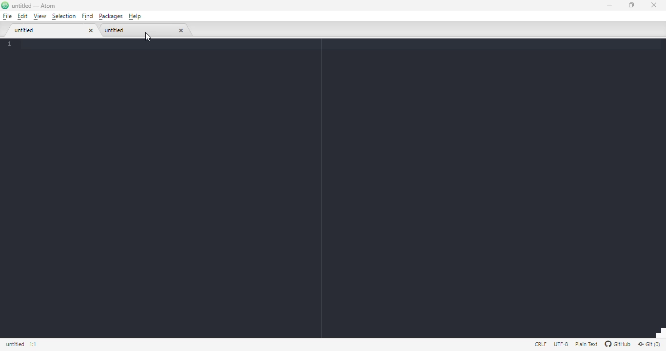  Describe the element at coordinates (111, 17) in the screenshot. I see `packages` at that location.